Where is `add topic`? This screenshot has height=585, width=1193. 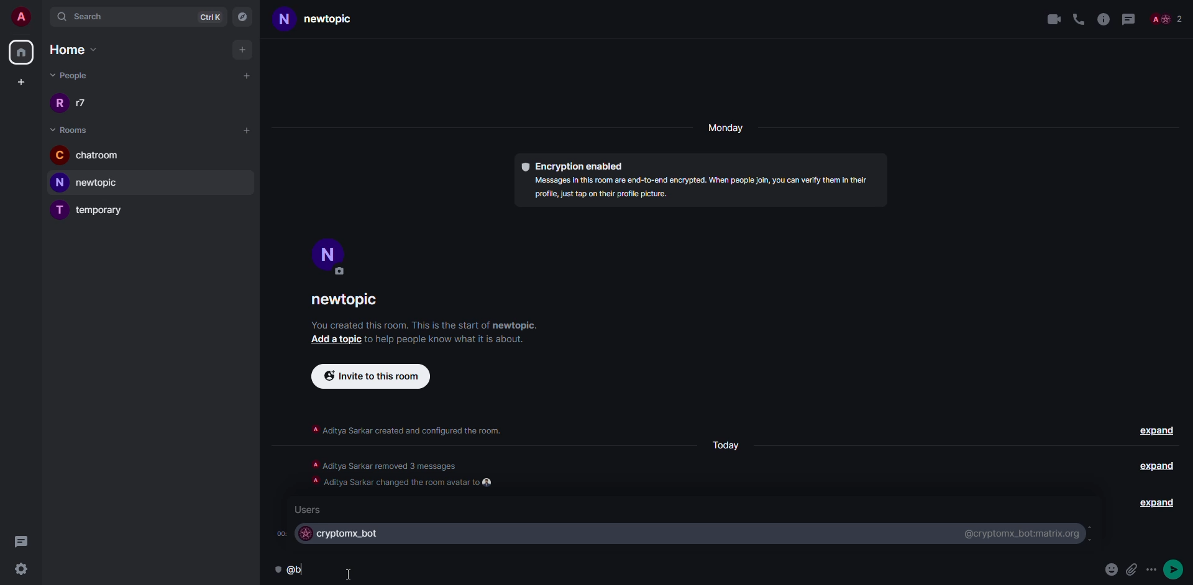
add topic is located at coordinates (332, 340).